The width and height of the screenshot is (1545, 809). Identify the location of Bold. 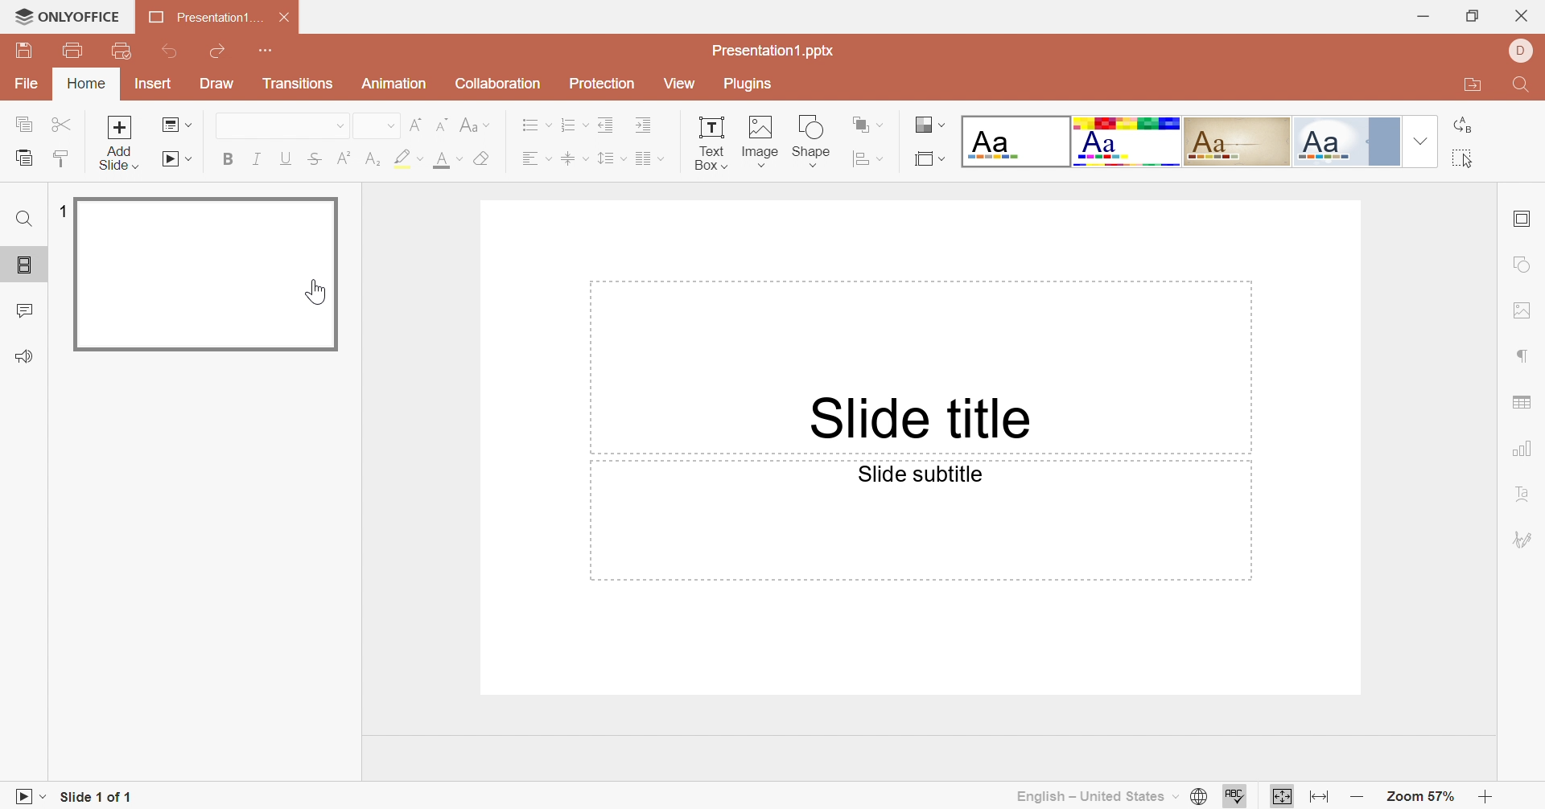
(229, 158).